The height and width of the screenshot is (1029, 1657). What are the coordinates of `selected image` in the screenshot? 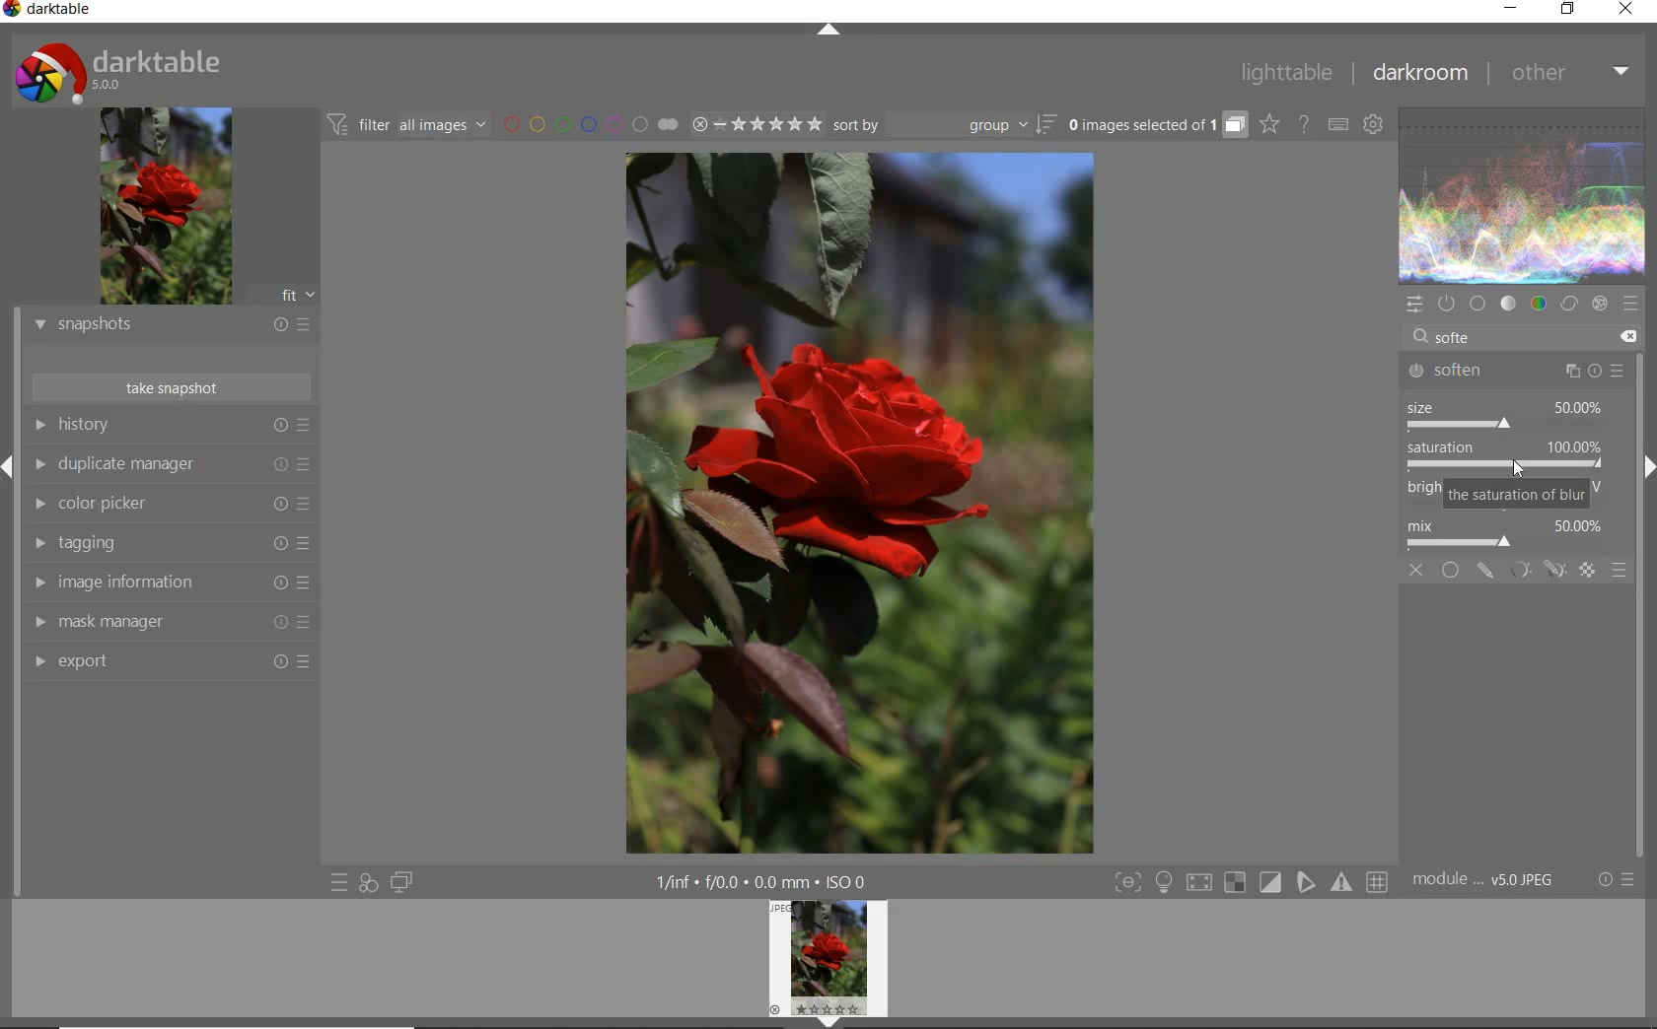 It's located at (858, 502).